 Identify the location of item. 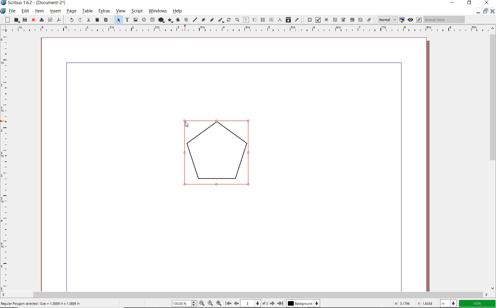
(39, 12).